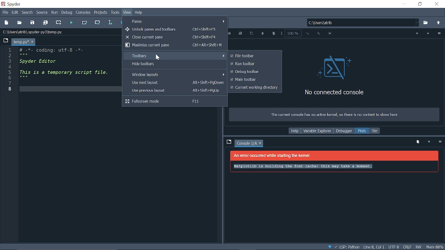 Image resolution: width=445 pixels, height=250 pixels. What do you see at coordinates (13, 4) in the screenshot?
I see `Current window` at bounding box center [13, 4].